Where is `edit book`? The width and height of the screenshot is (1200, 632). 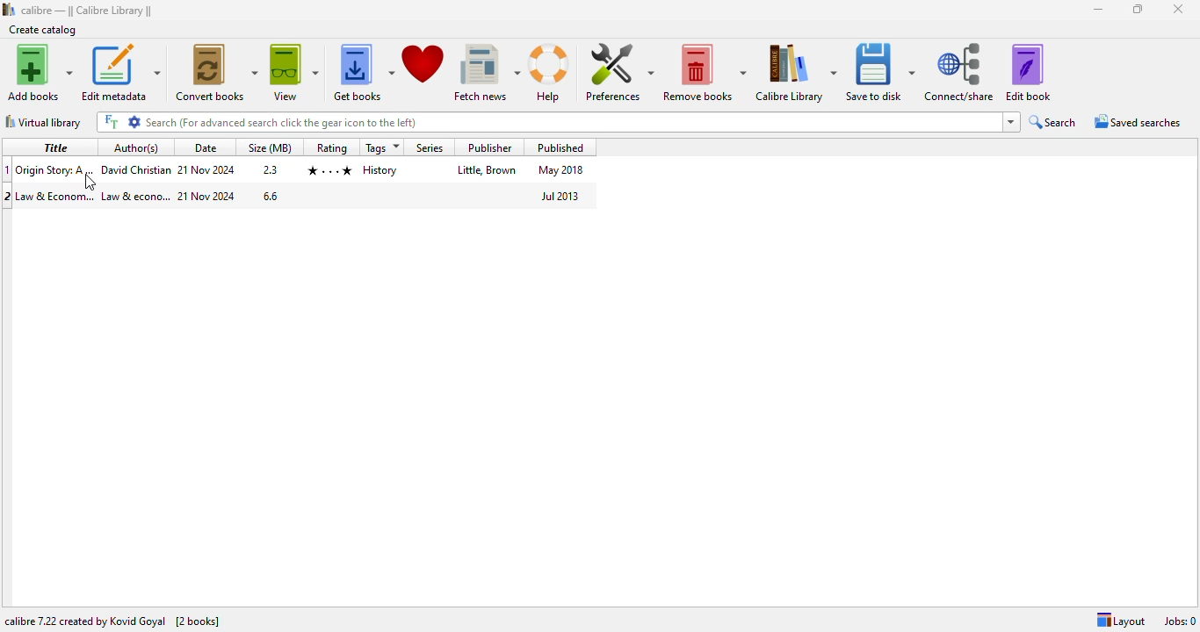
edit book is located at coordinates (1028, 73).